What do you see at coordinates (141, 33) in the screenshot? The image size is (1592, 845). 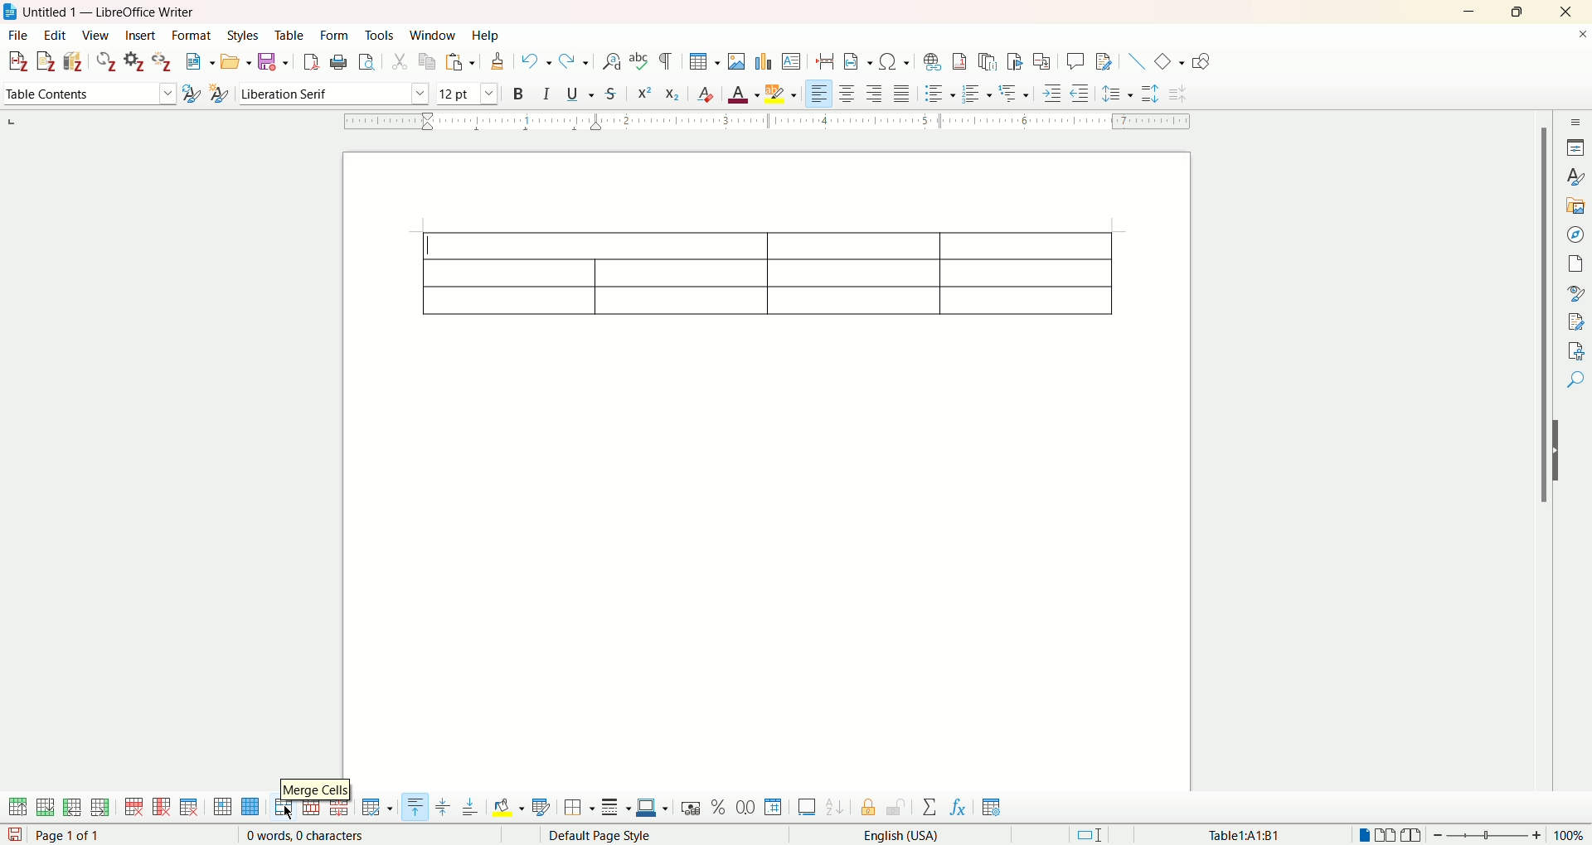 I see `insert` at bounding box center [141, 33].